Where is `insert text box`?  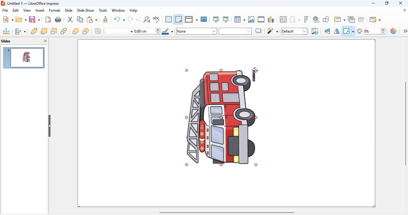
insert text box is located at coordinates (283, 19).